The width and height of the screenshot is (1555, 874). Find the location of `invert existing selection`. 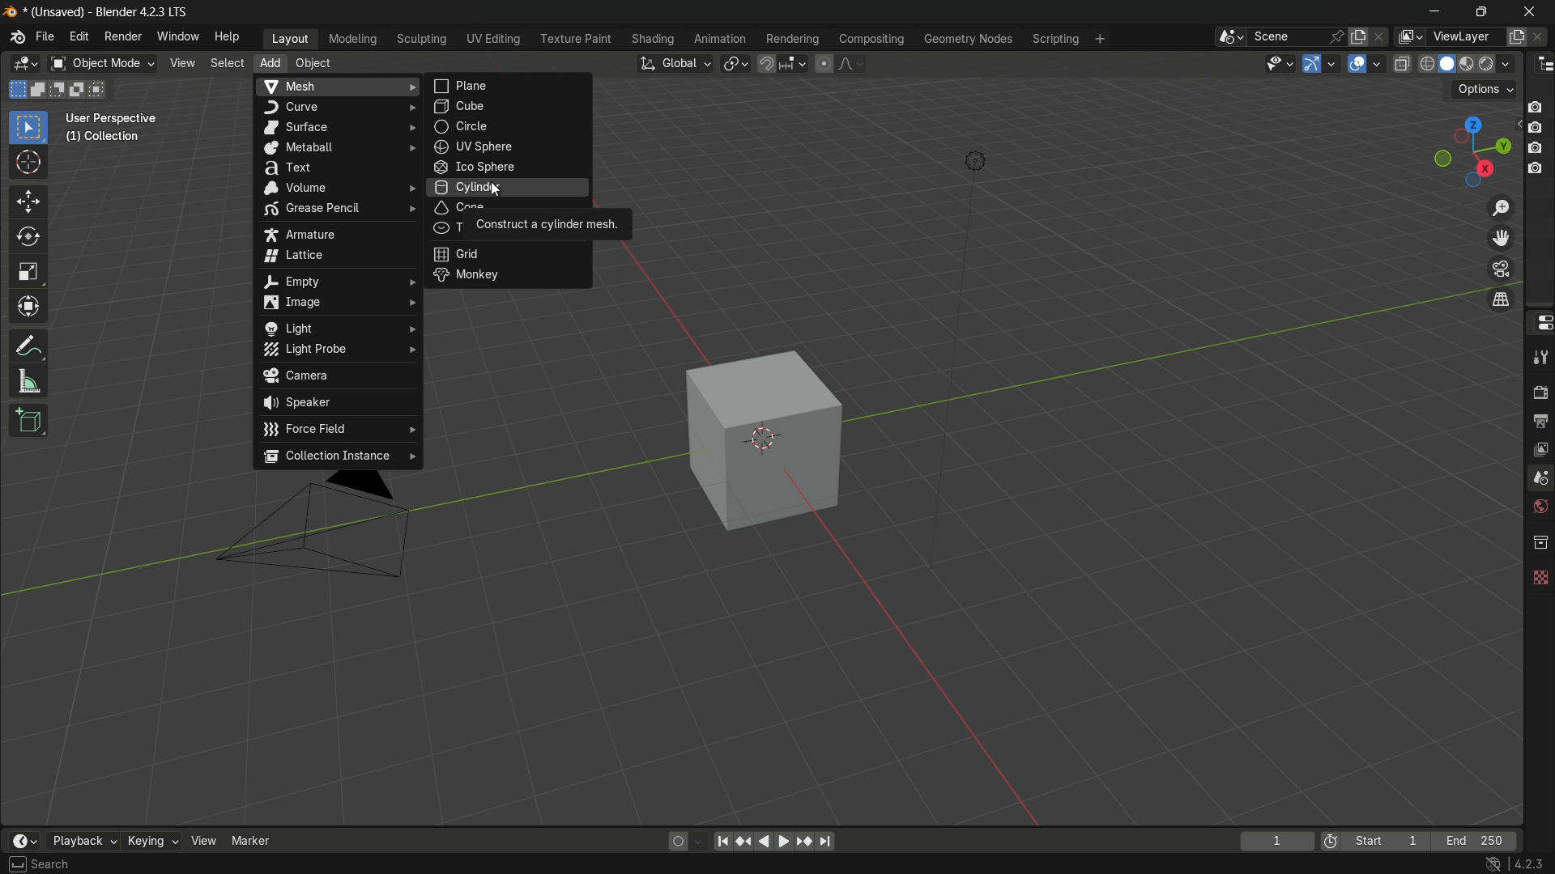

invert existing selection is located at coordinates (80, 89).